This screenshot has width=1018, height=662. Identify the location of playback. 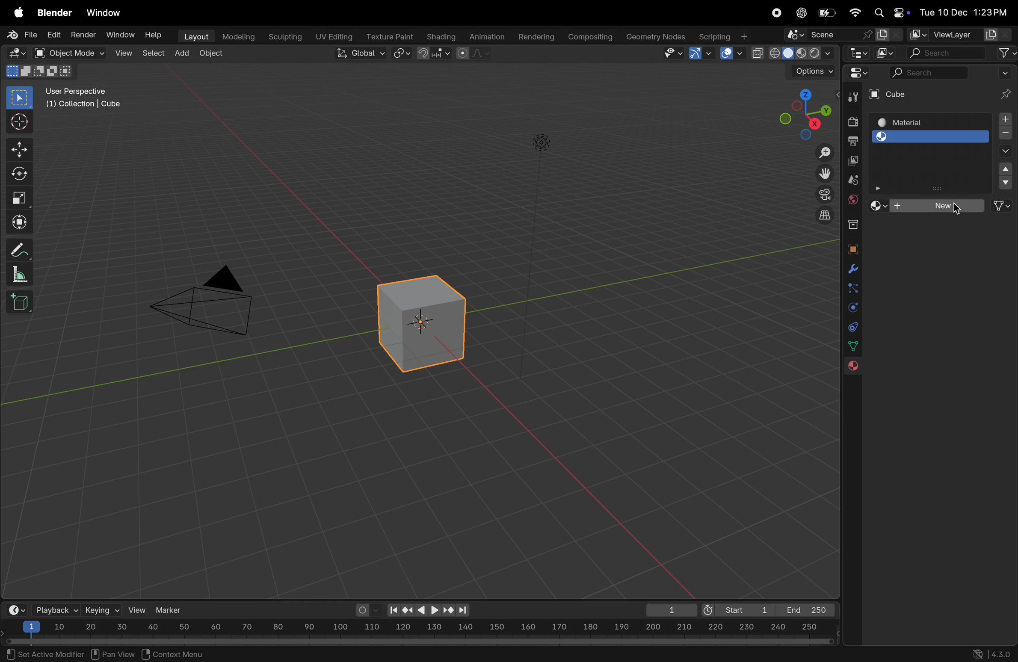
(55, 609).